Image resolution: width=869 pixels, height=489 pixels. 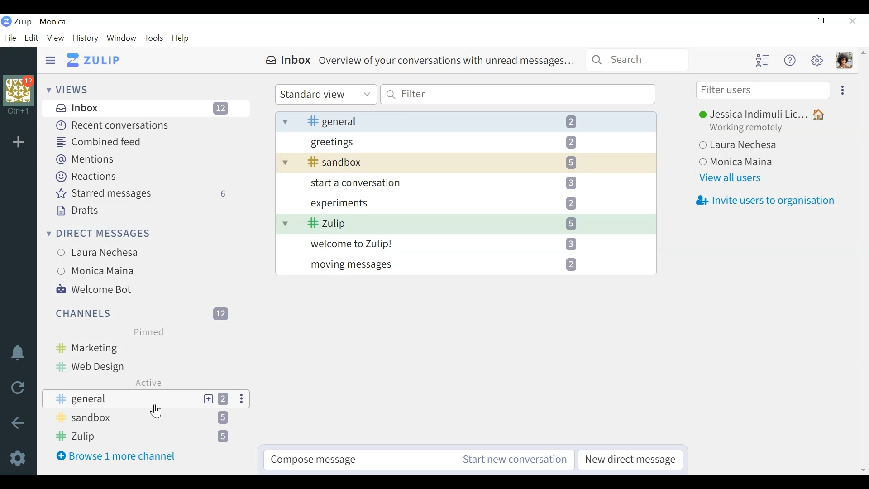 I want to click on Filter users, so click(x=764, y=90).